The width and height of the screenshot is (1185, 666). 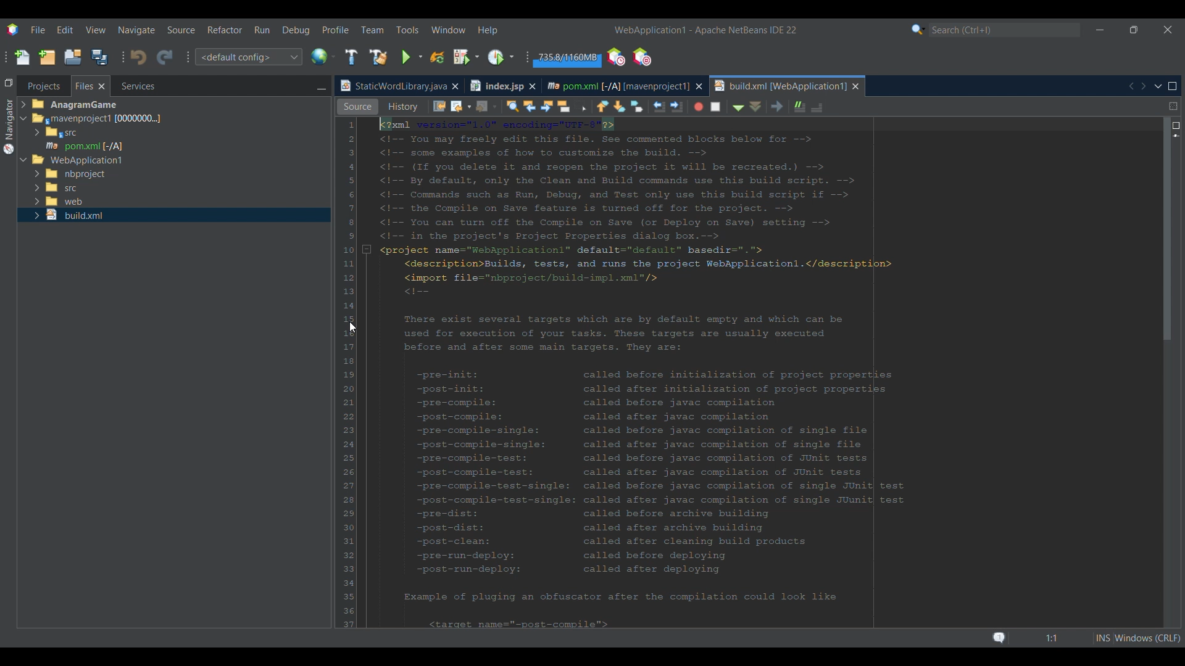 I want to click on Stop macro recording, so click(x=829, y=106).